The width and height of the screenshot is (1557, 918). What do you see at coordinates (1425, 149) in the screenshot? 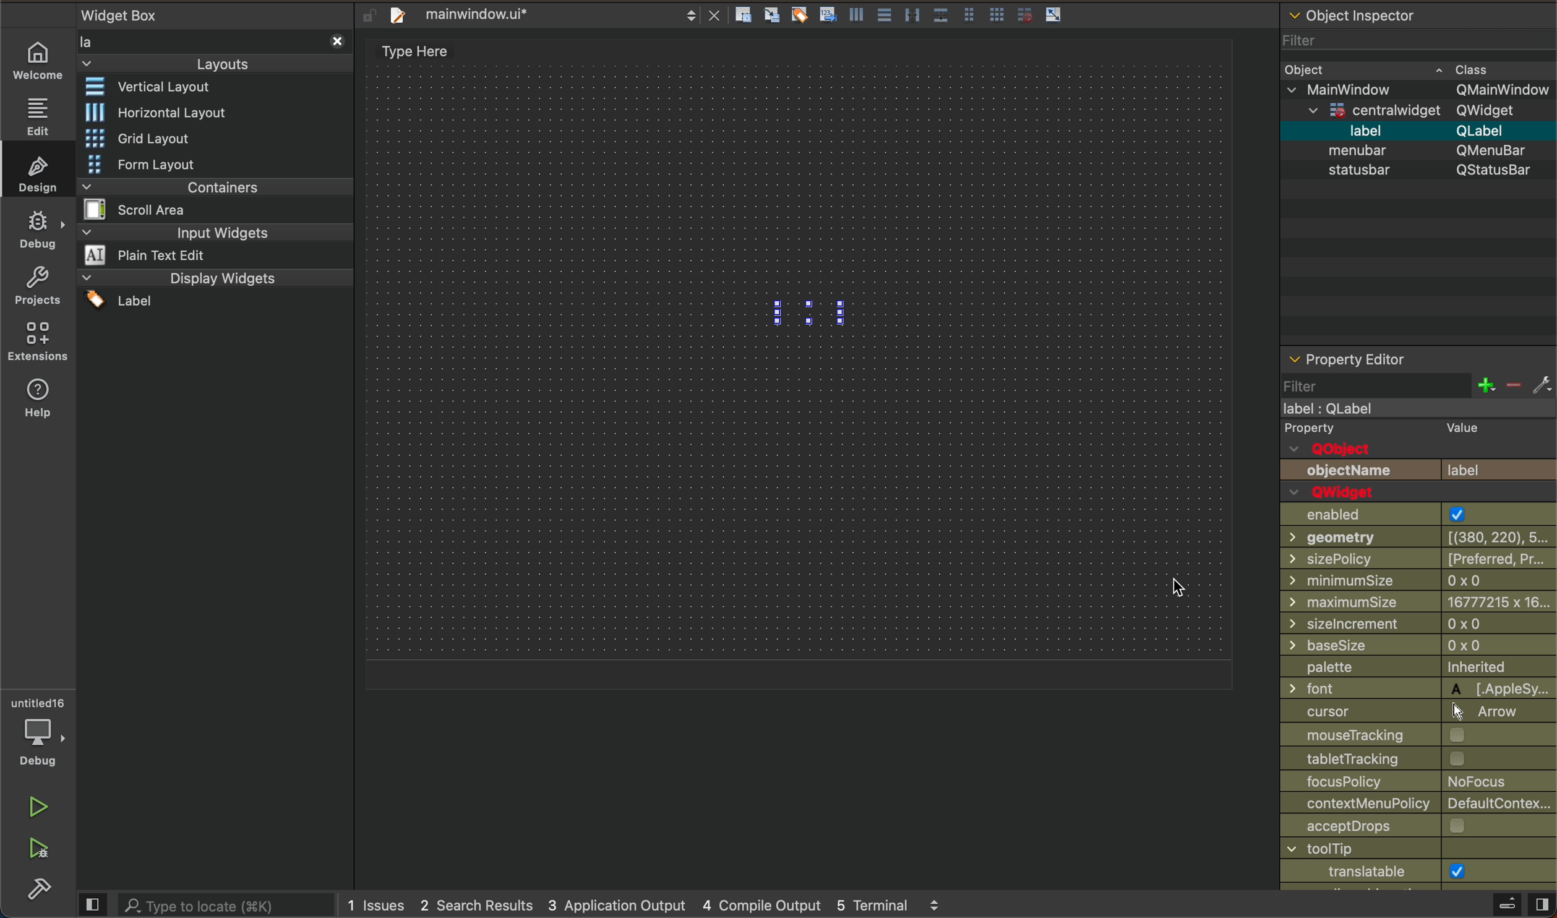
I see `menbar` at bounding box center [1425, 149].